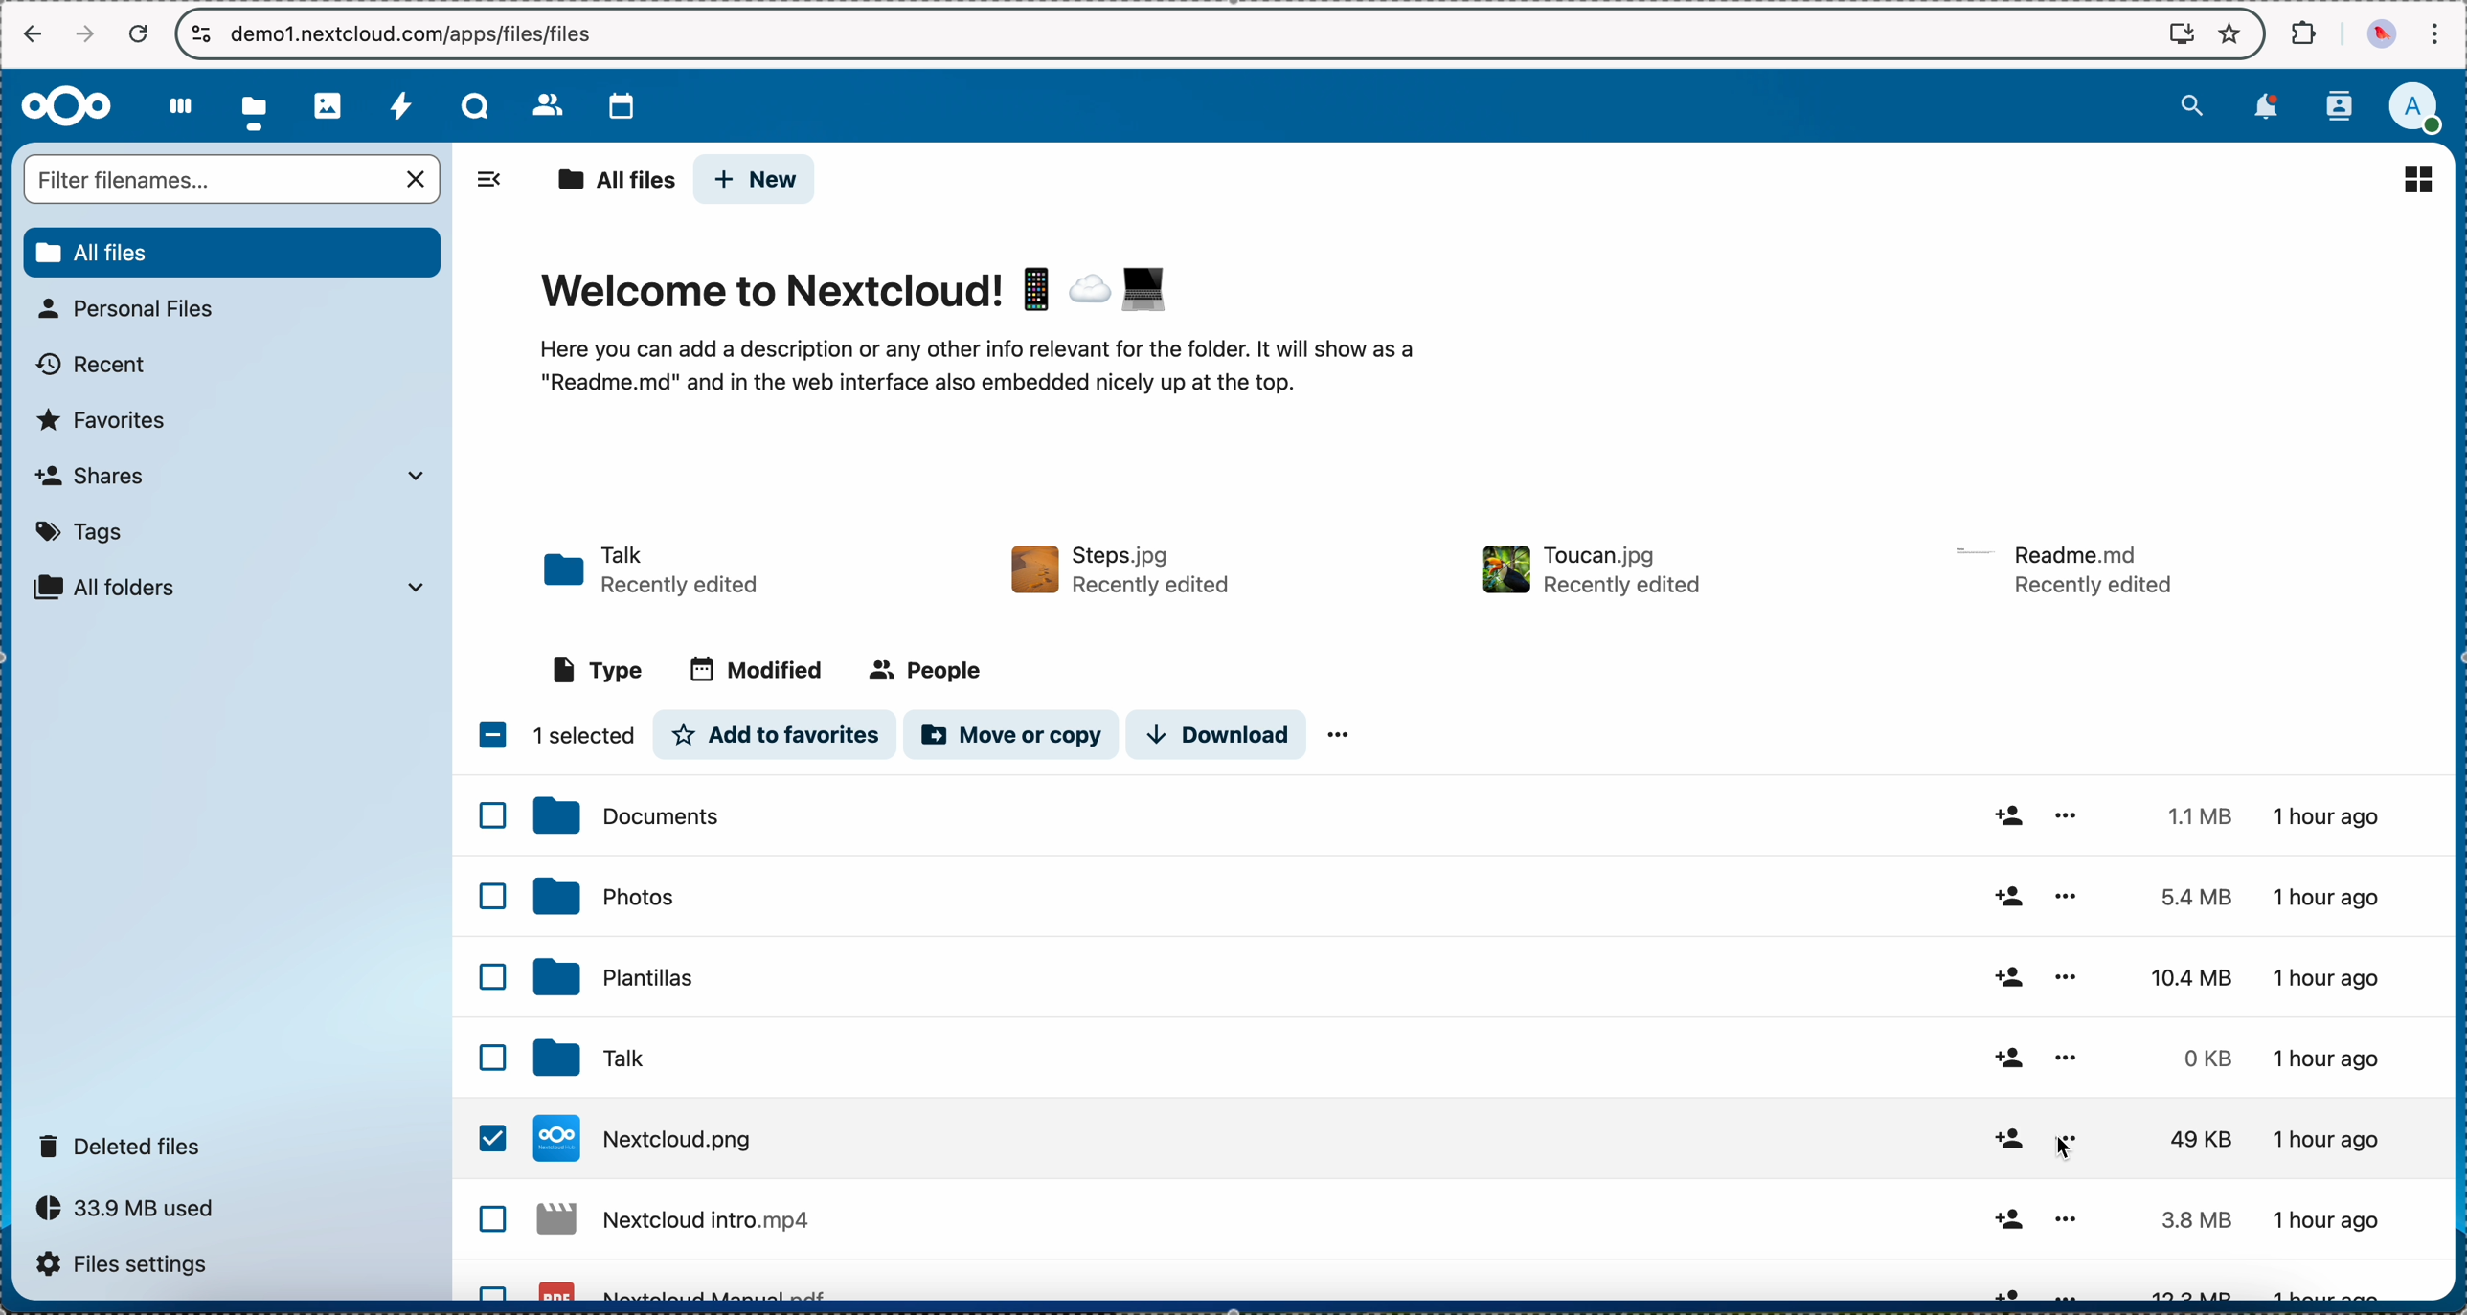 The width and height of the screenshot is (2467, 1315). I want to click on checkbox list, so click(490, 1046).